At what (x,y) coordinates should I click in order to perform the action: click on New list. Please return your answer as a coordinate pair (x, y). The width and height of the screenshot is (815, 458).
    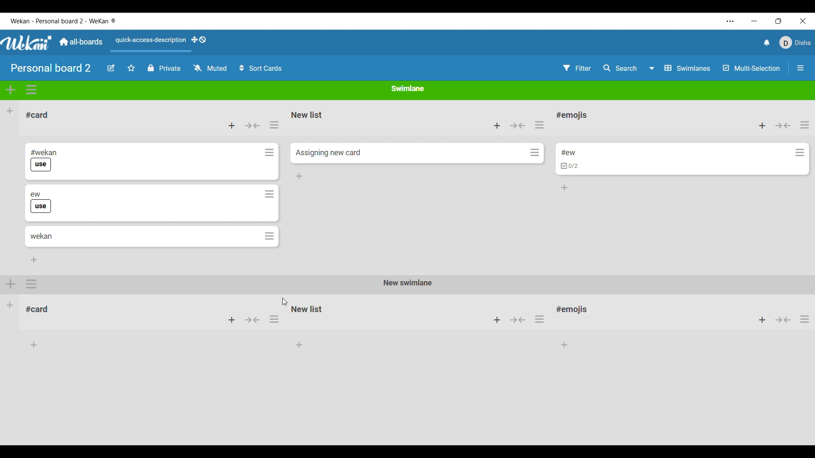
    Looking at the image, I should click on (305, 314).